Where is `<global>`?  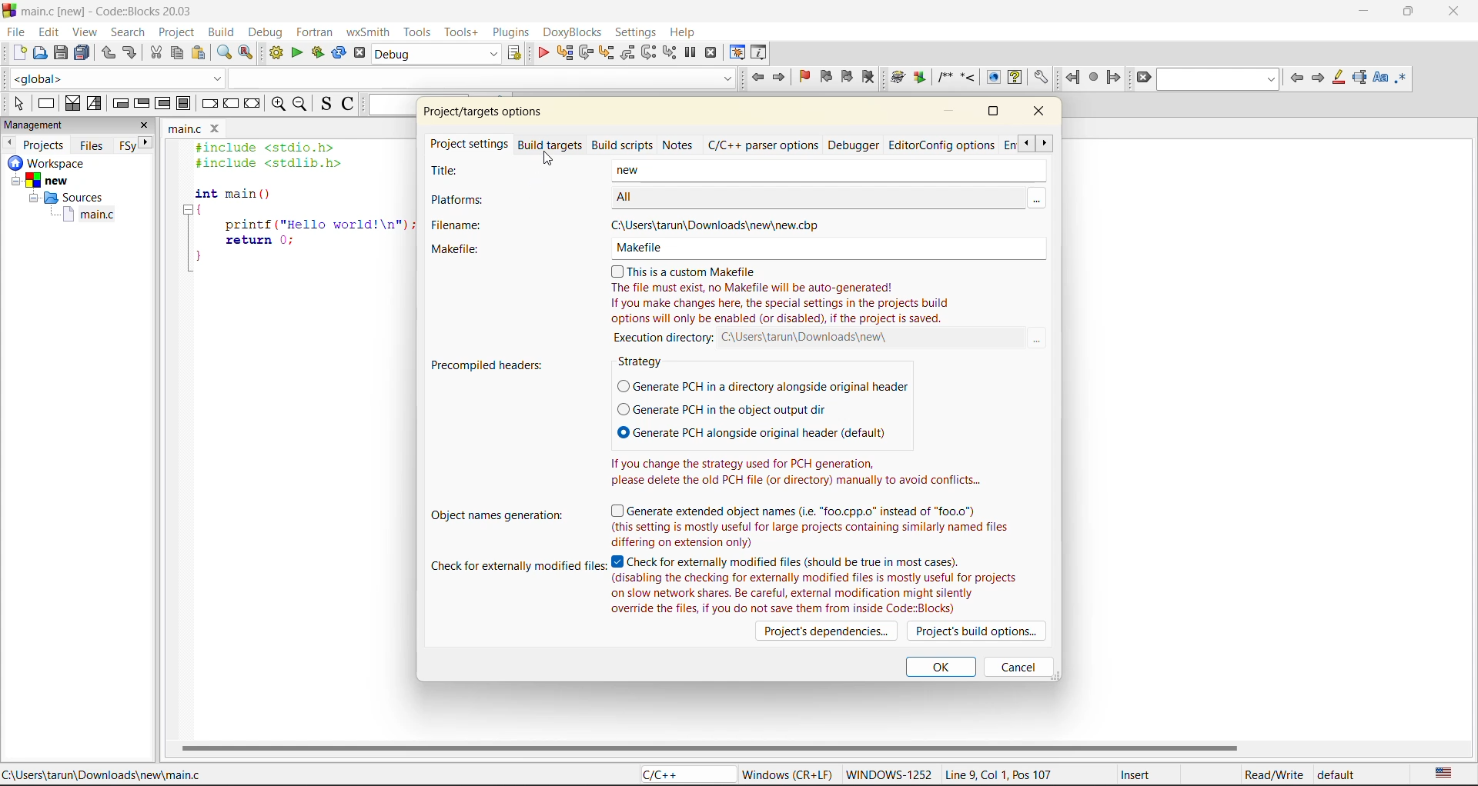
<global> is located at coordinates (115, 78).